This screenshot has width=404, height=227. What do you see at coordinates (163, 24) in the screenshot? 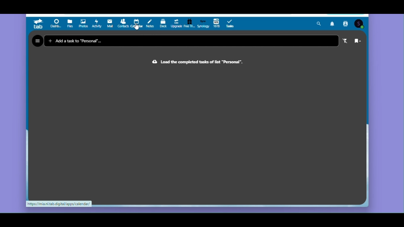
I see `Deck` at bounding box center [163, 24].